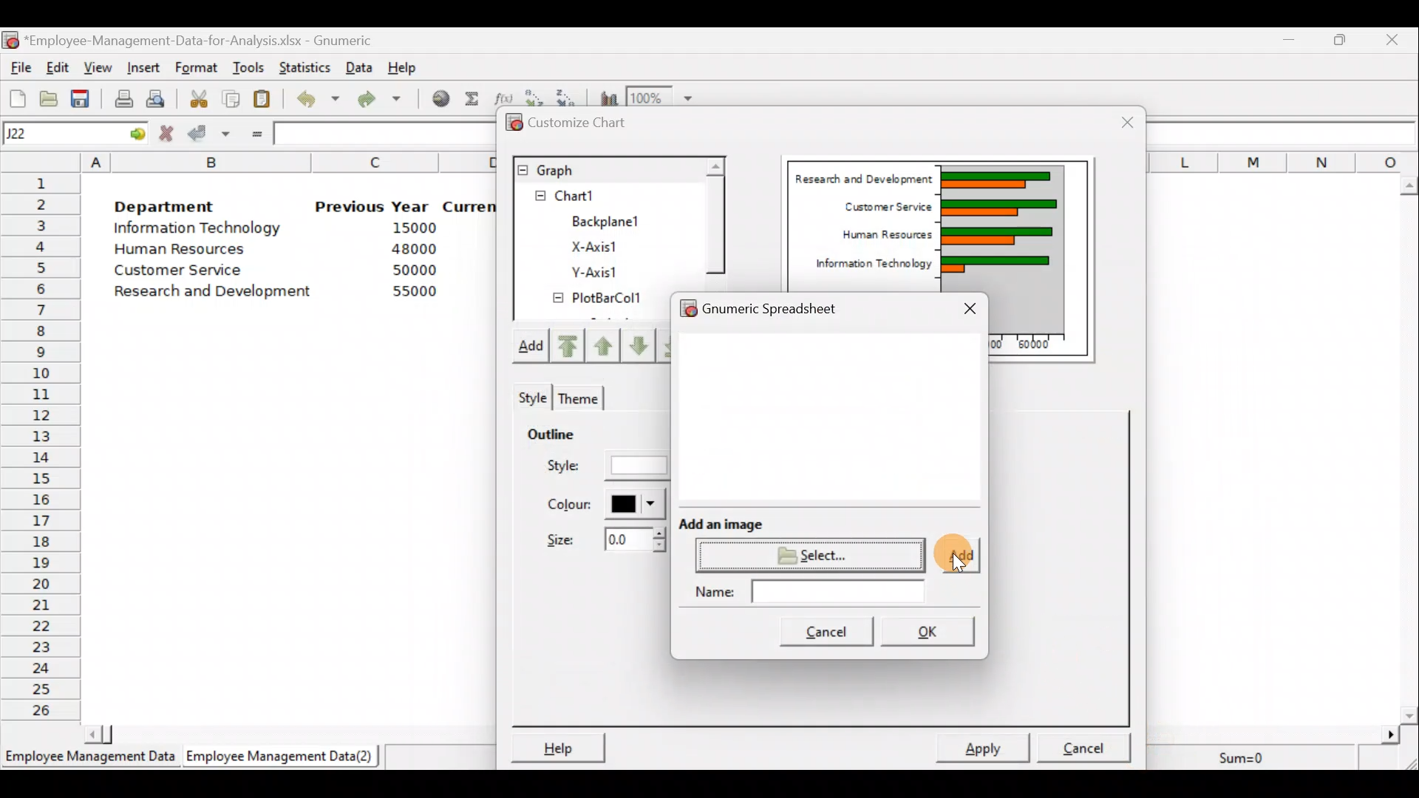 This screenshot has width=1419, height=798. What do you see at coordinates (266, 100) in the screenshot?
I see `Paste the clipboard` at bounding box center [266, 100].